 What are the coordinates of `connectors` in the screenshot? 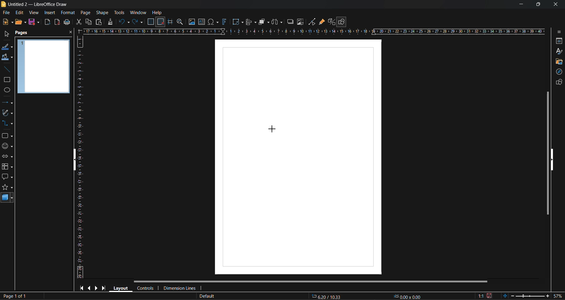 It's located at (7, 124).